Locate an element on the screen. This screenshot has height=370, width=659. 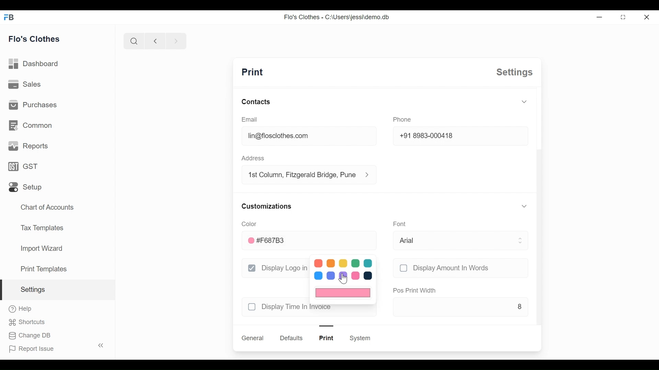
change DB is located at coordinates (29, 336).